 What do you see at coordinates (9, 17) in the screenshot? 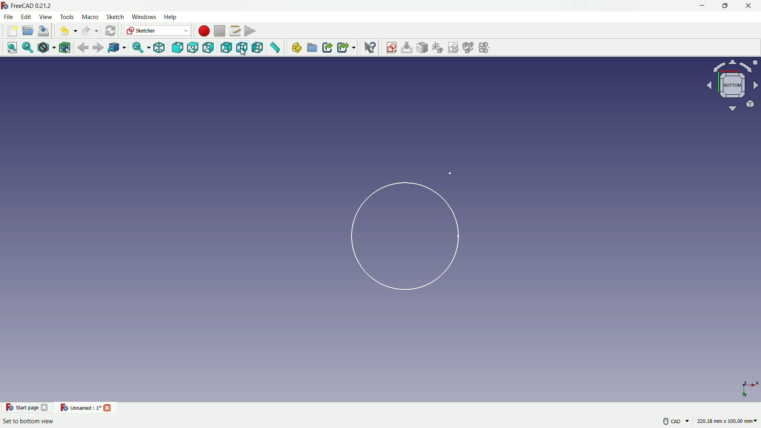
I see `file menu` at bounding box center [9, 17].